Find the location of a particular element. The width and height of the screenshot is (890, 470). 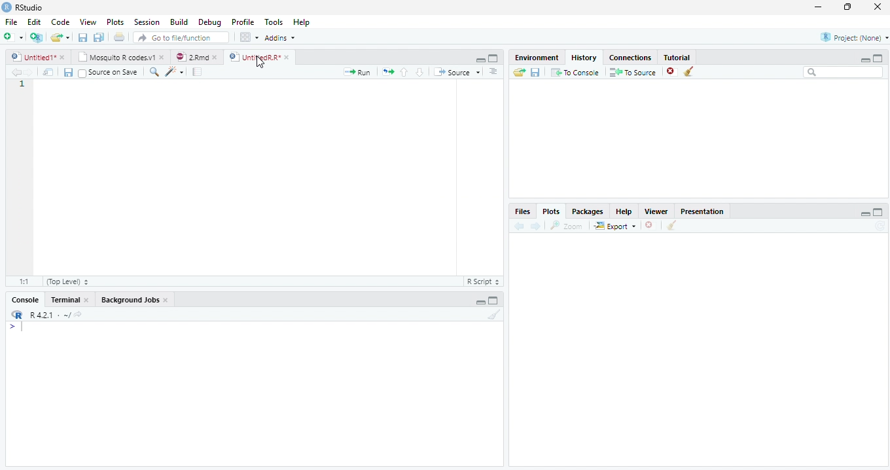

Build is located at coordinates (180, 22).